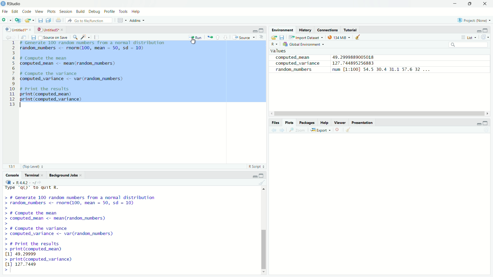 This screenshot has width=493, height=277. What do you see at coordinates (55, 188) in the screenshot?
I see `type 'q()' to quit R.` at bounding box center [55, 188].